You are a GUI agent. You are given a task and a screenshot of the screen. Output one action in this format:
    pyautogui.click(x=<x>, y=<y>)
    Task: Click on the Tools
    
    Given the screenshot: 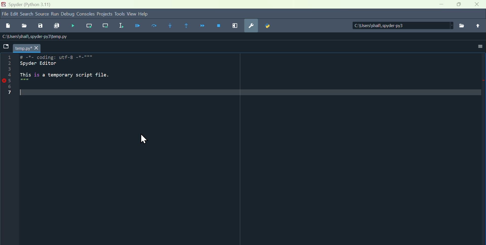 What is the action you would take?
    pyautogui.click(x=119, y=14)
    